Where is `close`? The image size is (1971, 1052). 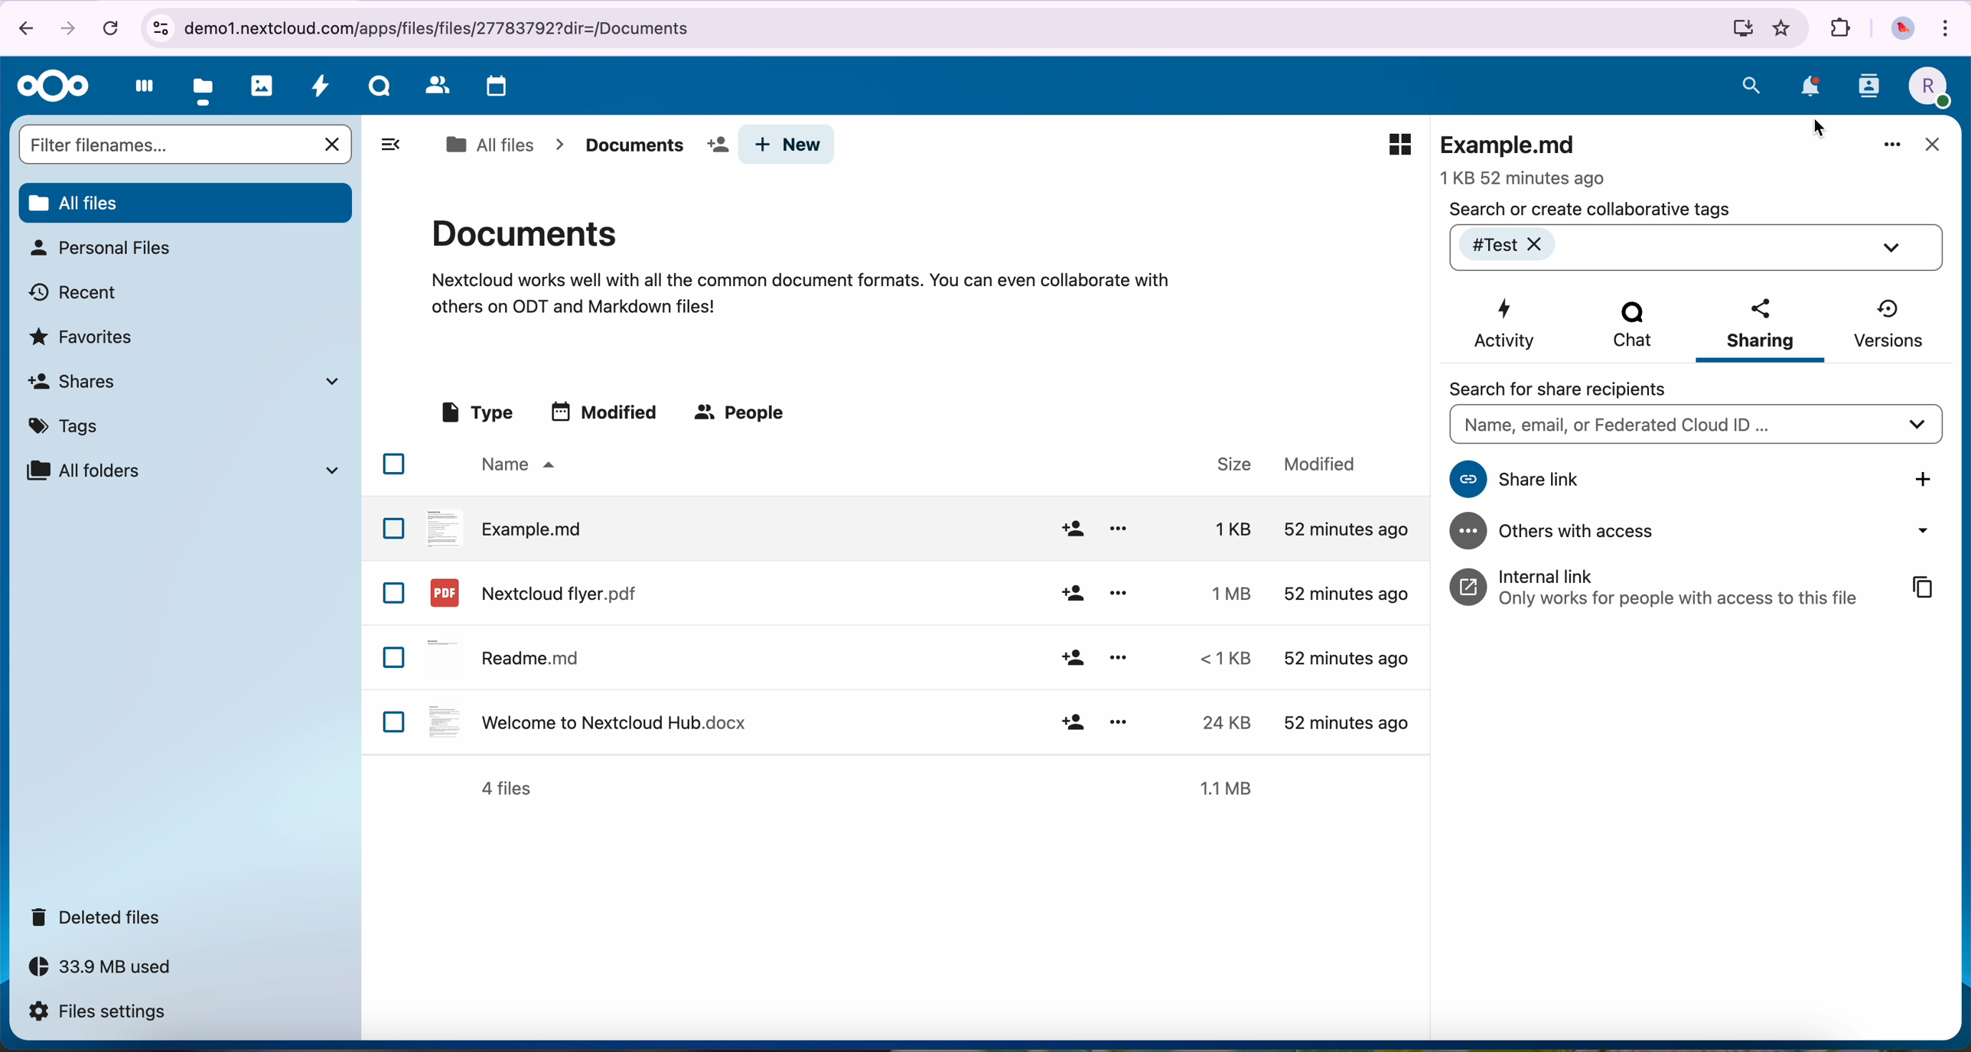 close is located at coordinates (1931, 146).